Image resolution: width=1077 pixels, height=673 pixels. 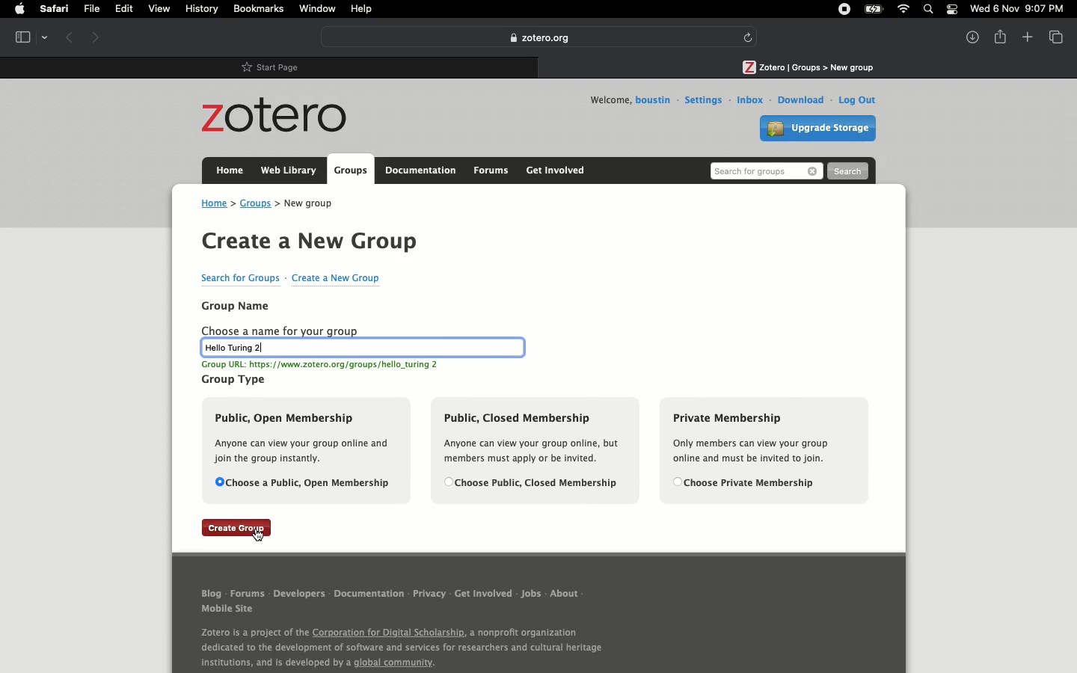 What do you see at coordinates (750, 99) in the screenshot?
I see `Inbox` at bounding box center [750, 99].